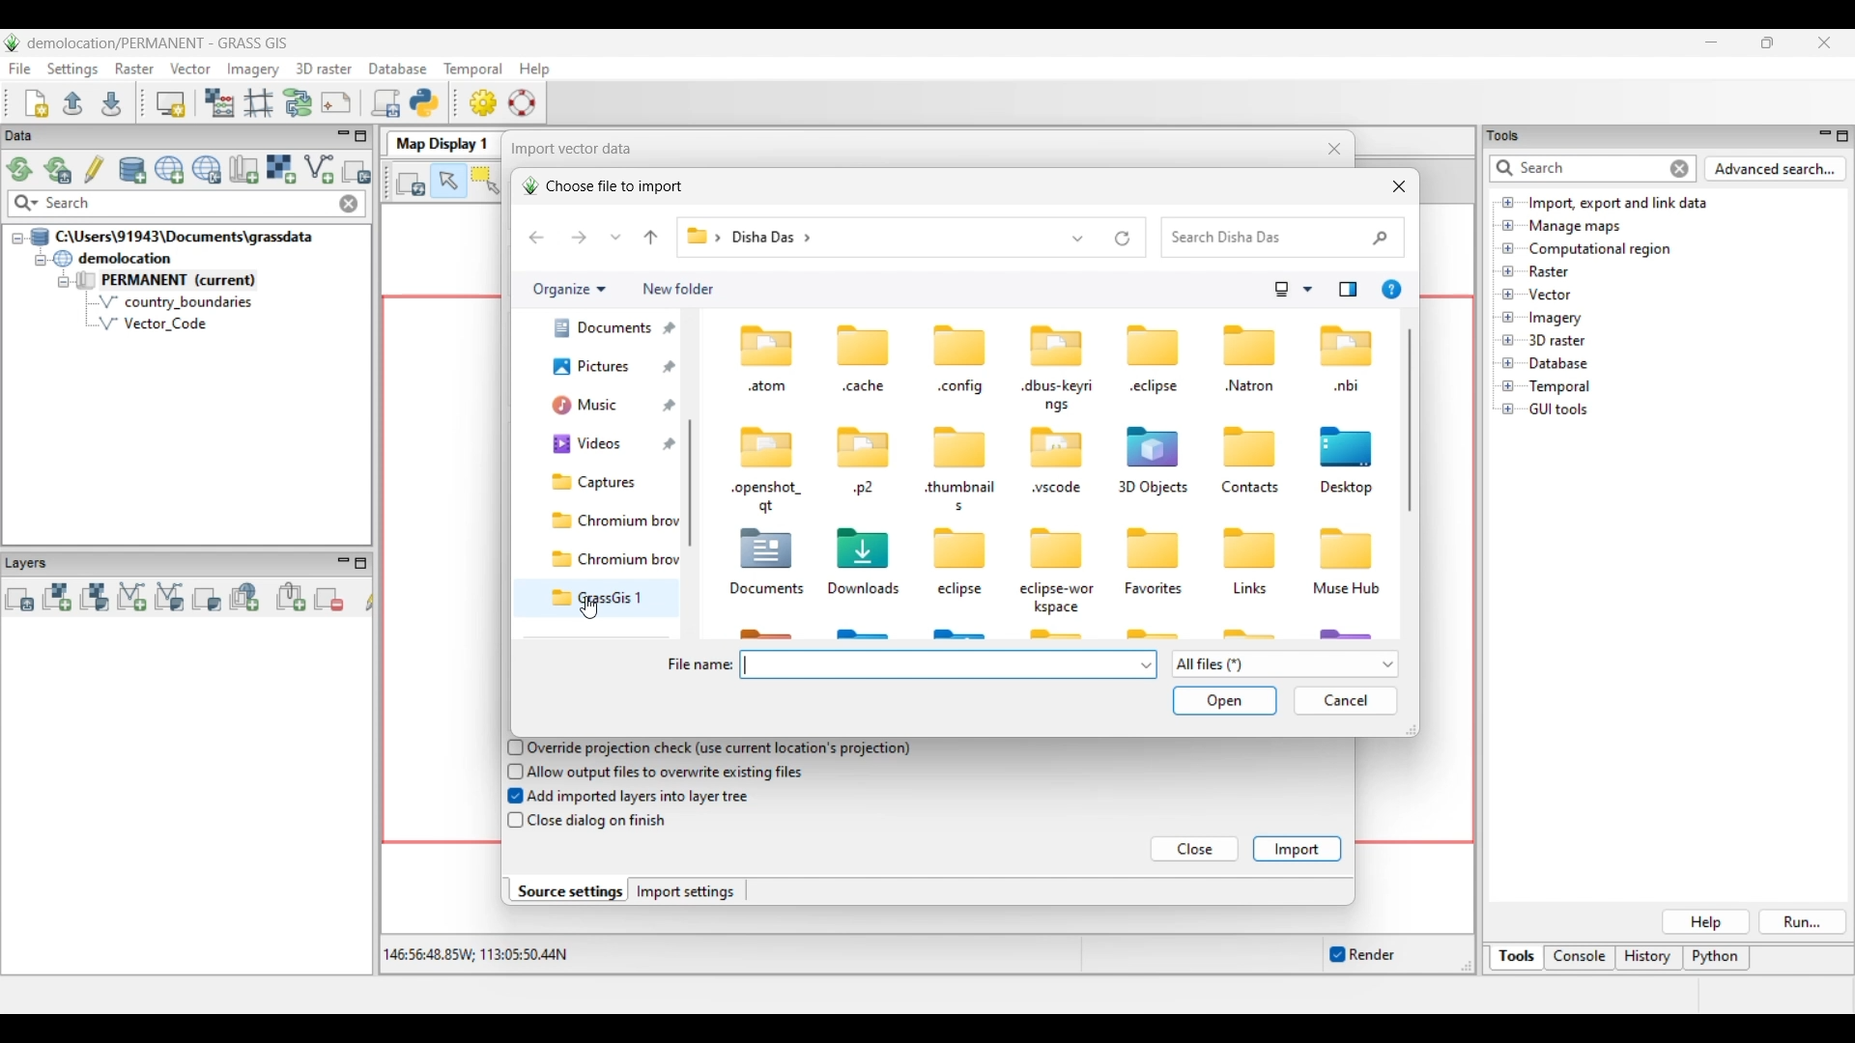  I want to click on icon, so click(1057, 448).